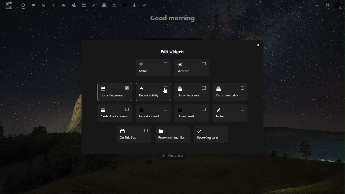 The image size is (345, 194). Describe the element at coordinates (65, 4) in the screenshot. I see `mail` at that location.